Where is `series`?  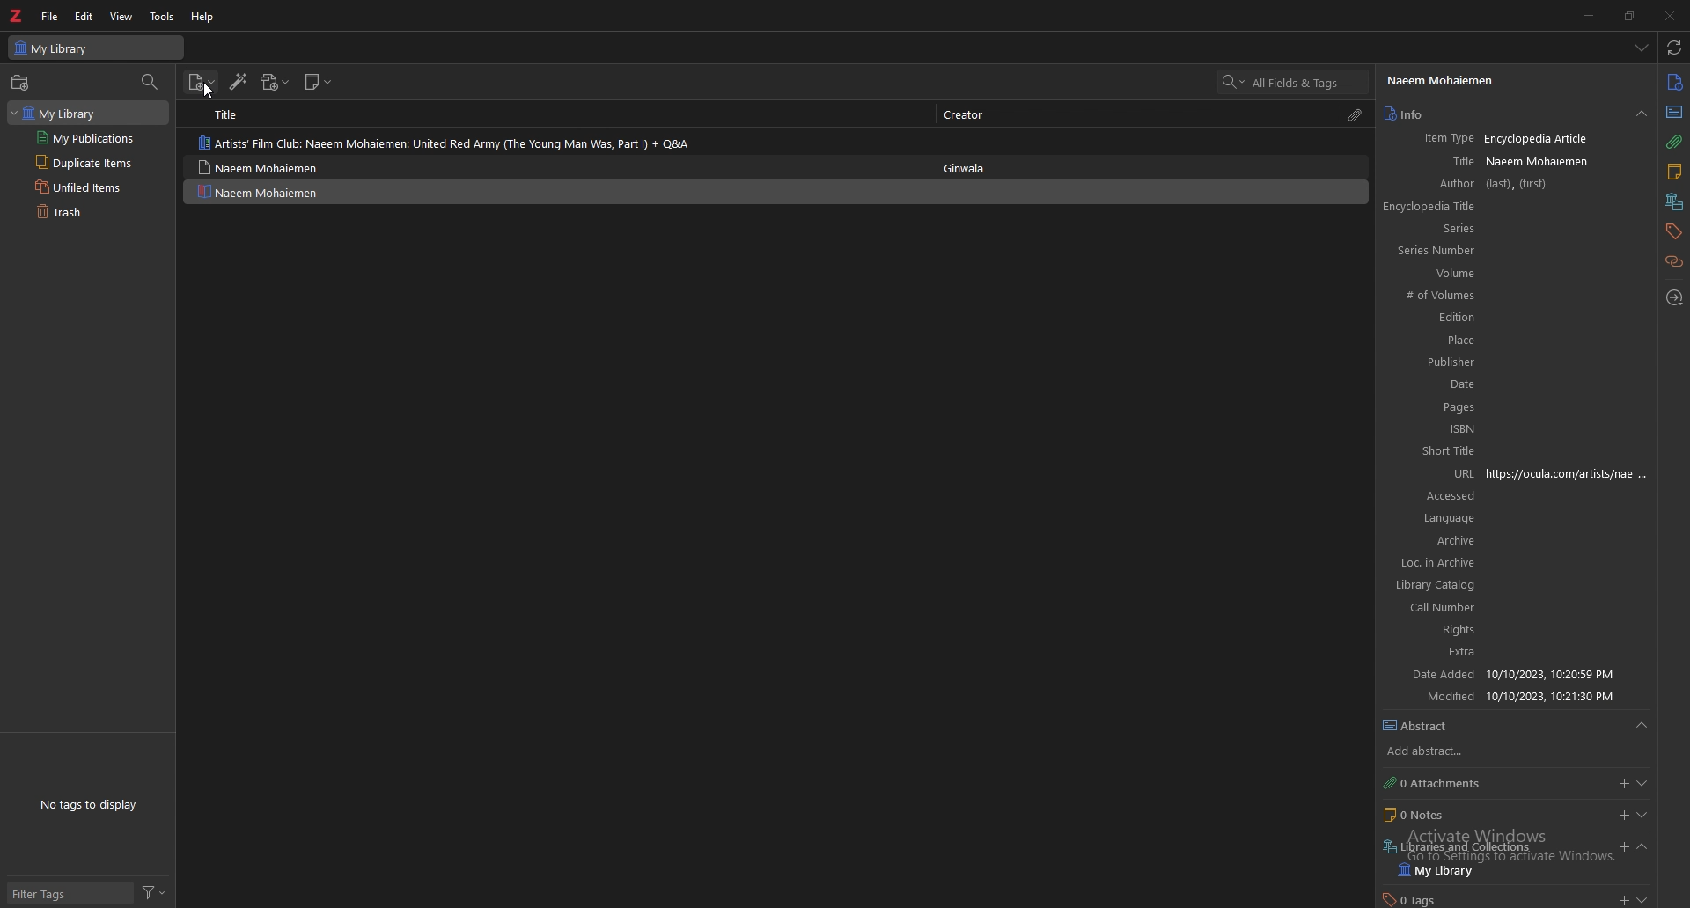 series is located at coordinates (1457, 228).